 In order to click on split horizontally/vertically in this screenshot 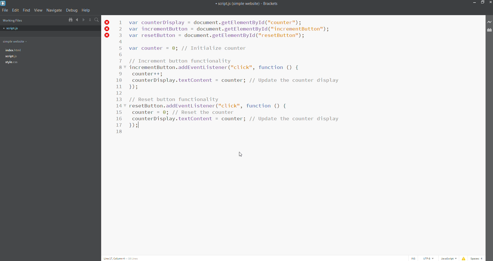, I will do `click(90, 20)`.